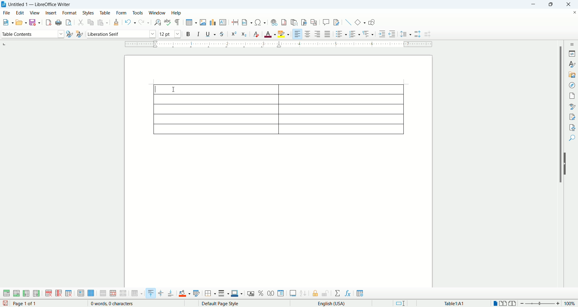 The image size is (578, 307). What do you see at coordinates (327, 22) in the screenshot?
I see `insert comment` at bounding box center [327, 22].